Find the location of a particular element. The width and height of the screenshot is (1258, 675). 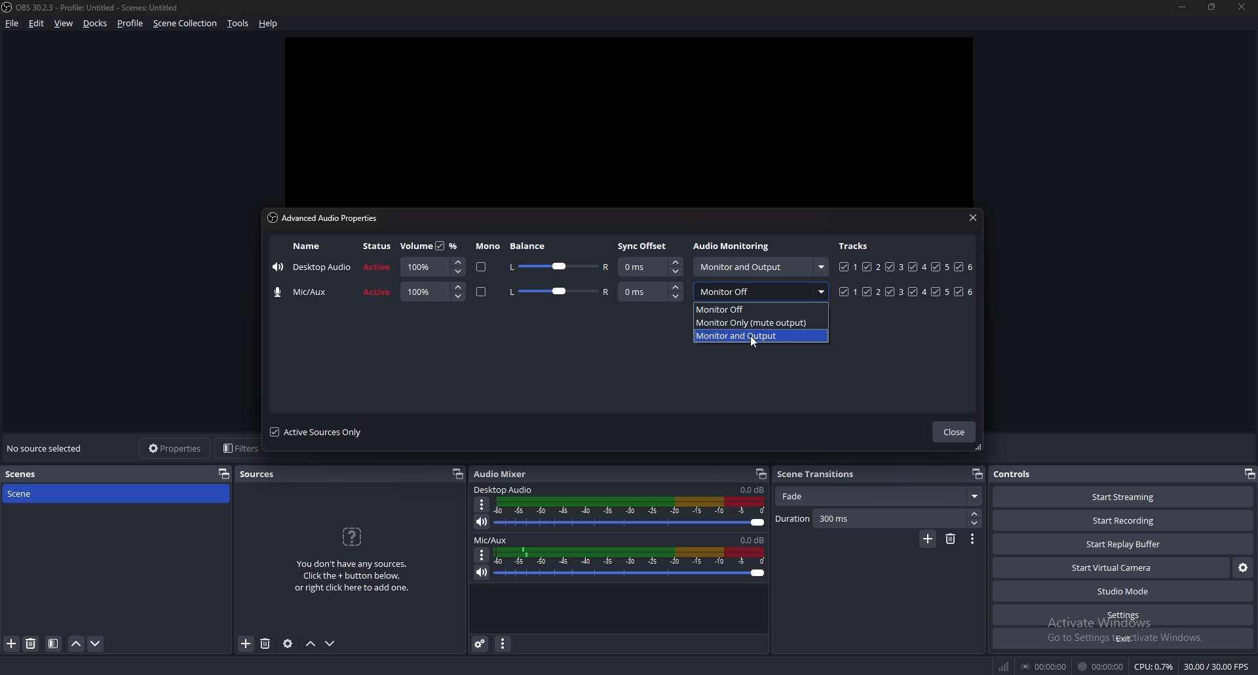

‘OBS 30.2.3 - Profile: Untitled - Scenes: Untitled is located at coordinates (101, 8).